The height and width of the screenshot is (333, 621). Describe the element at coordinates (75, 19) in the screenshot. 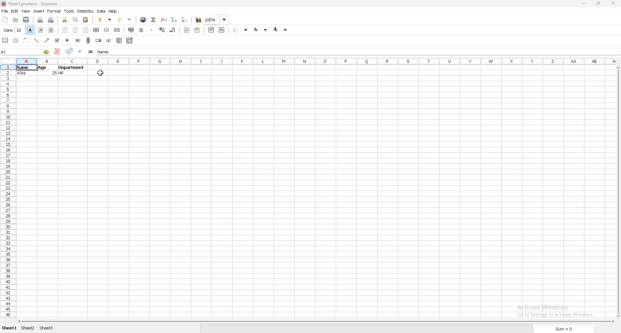

I see `copy` at that location.